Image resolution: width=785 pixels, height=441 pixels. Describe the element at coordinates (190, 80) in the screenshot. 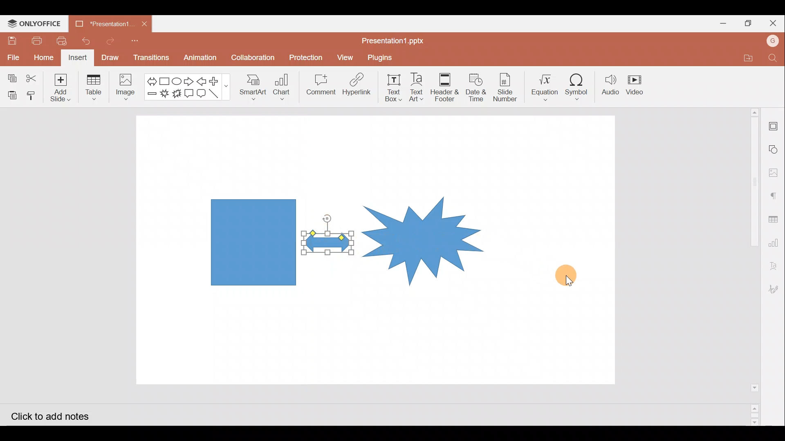

I see `Right arrow` at that location.